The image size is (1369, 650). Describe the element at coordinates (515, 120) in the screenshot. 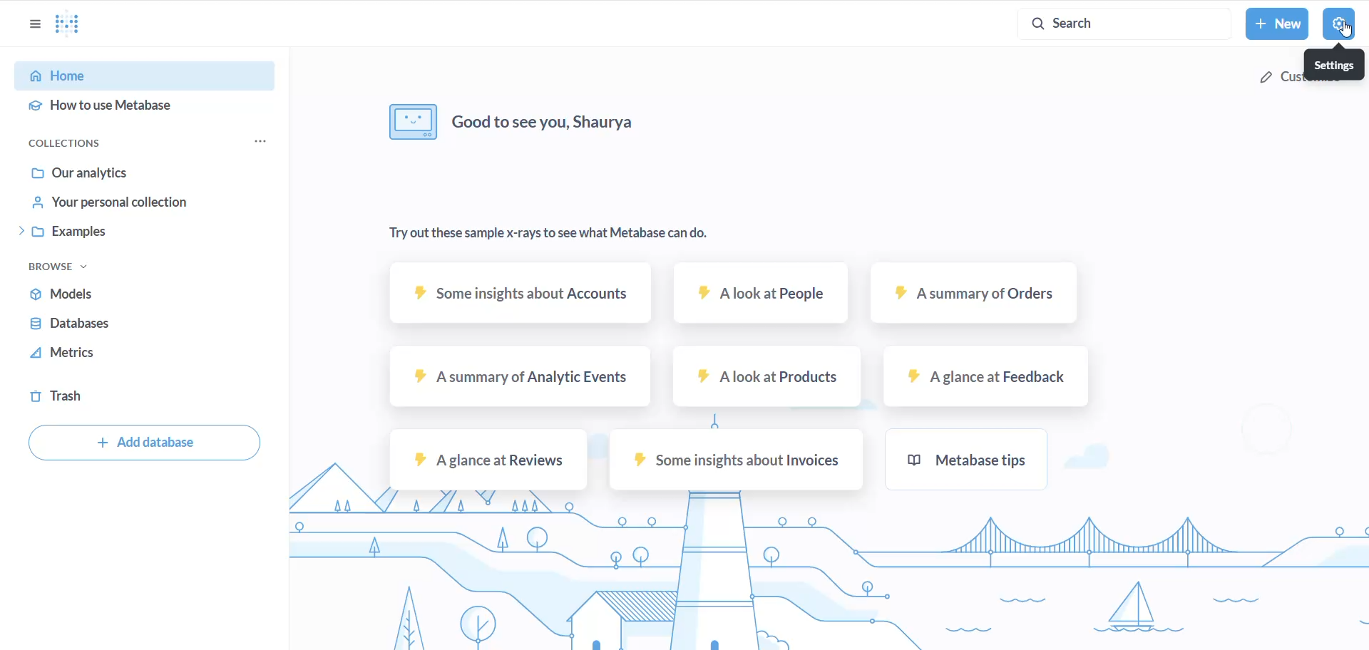

I see ` Good to see you, Shaurya` at that location.